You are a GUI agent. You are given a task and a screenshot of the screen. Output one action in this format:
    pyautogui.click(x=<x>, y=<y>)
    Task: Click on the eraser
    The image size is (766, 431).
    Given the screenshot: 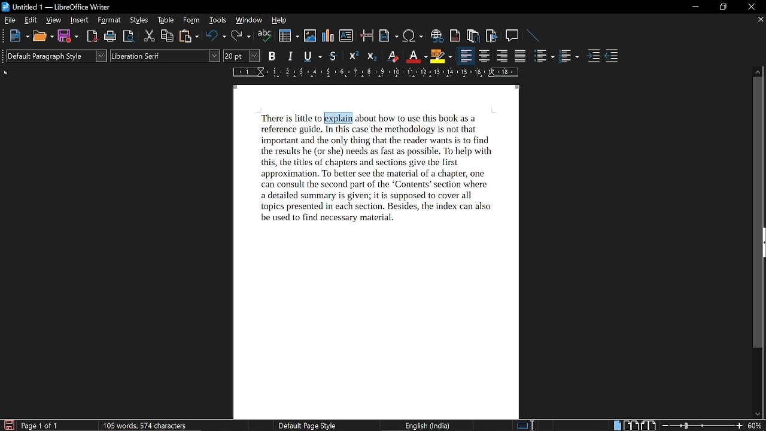 What is the action you would take?
    pyautogui.click(x=393, y=57)
    